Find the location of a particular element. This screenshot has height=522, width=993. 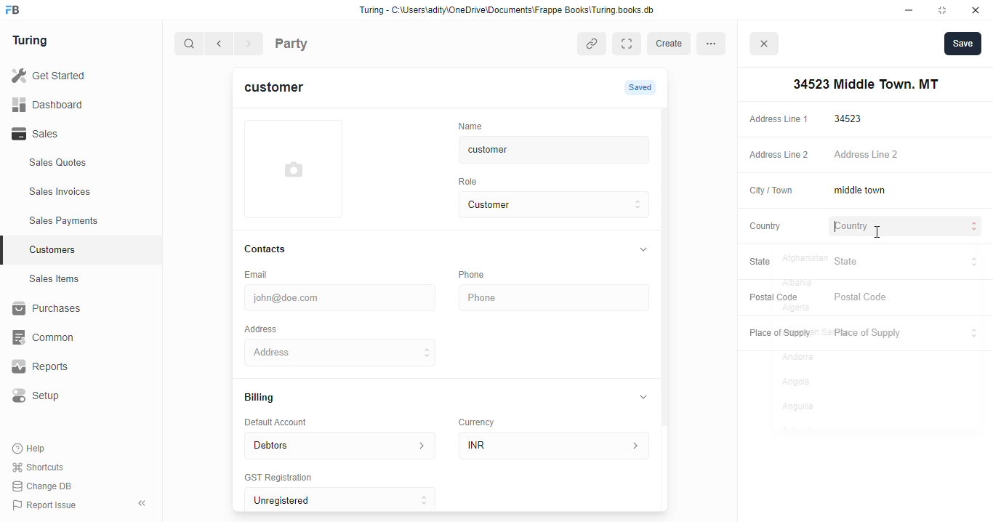

Phone is located at coordinates (480, 274).